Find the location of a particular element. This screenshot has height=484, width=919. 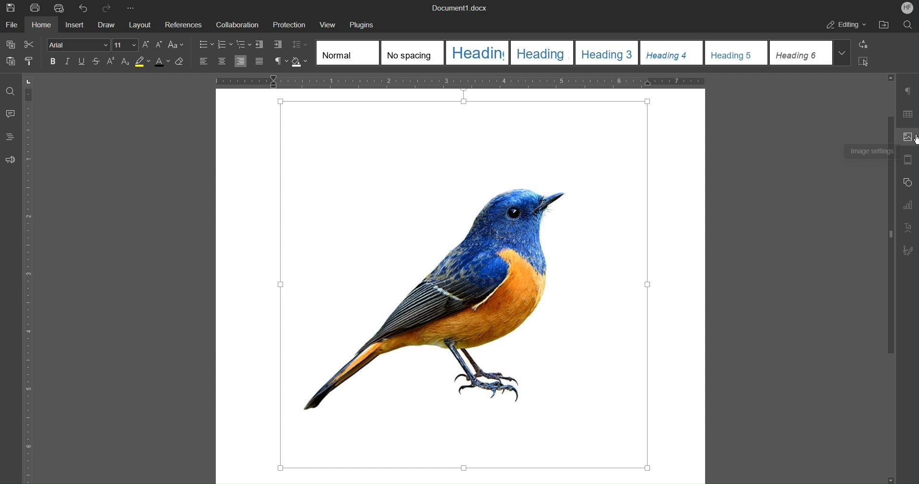

Decrease Indent is located at coordinates (259, 45).